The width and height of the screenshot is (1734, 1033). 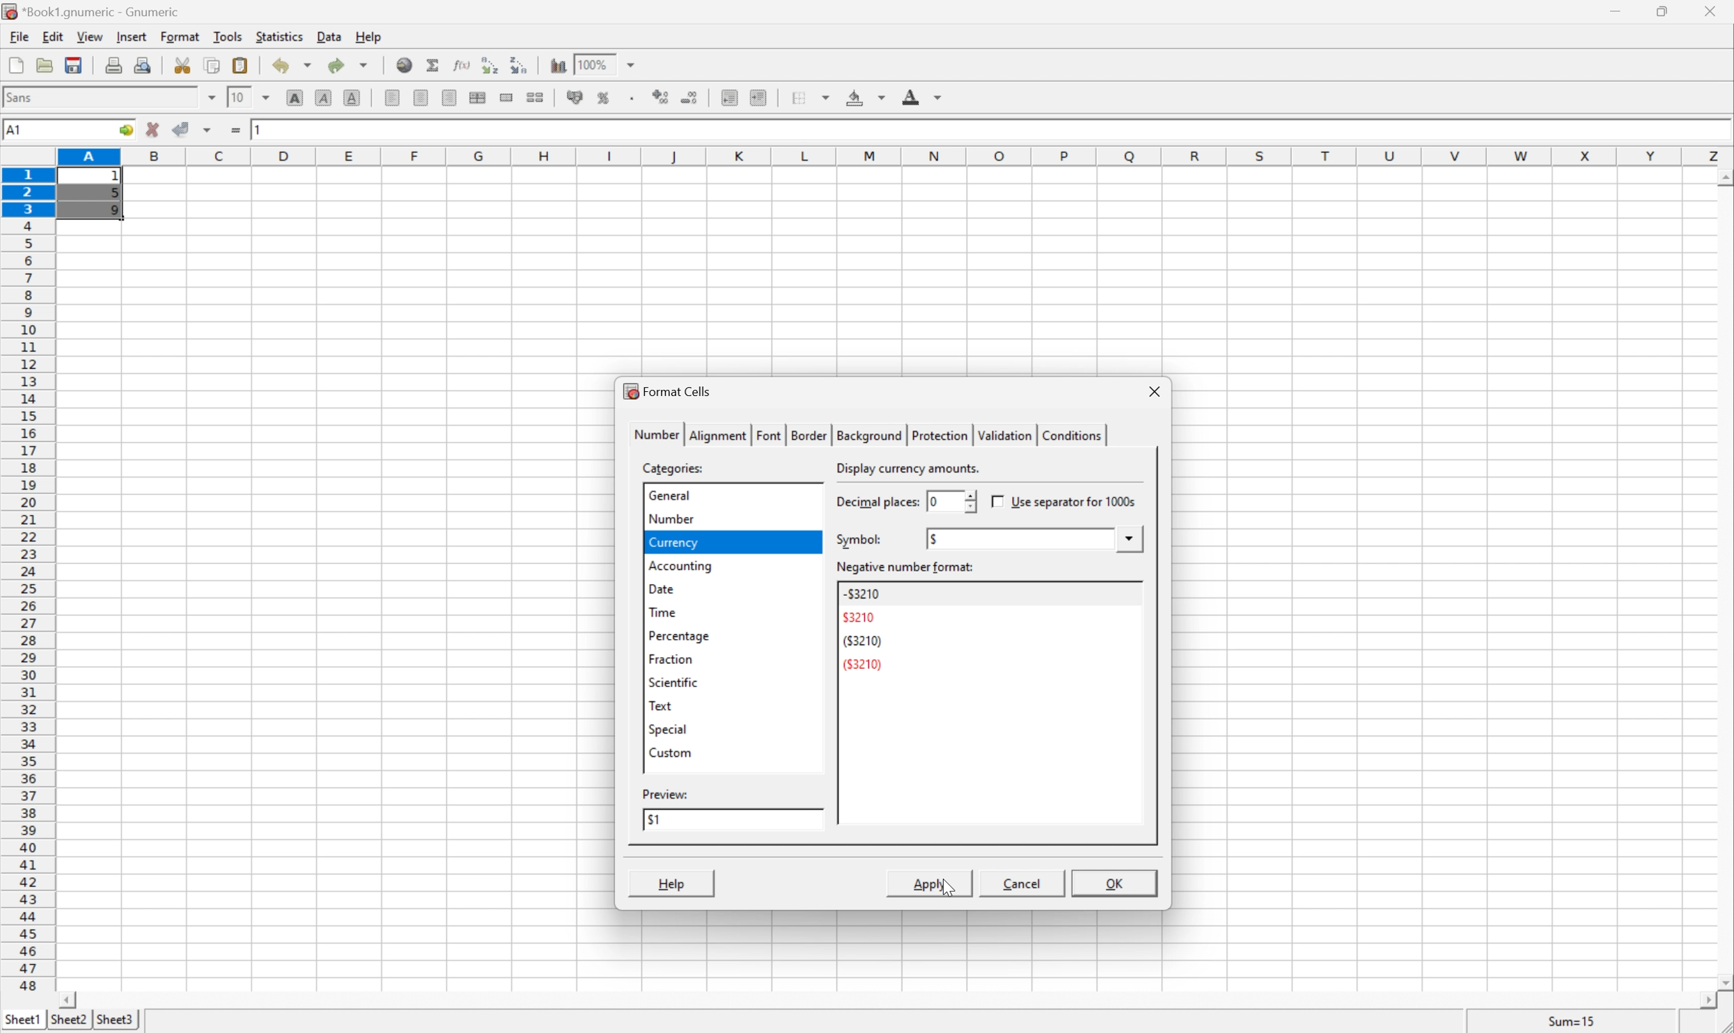 What do you see at coordinates (237, 96) in the screenshot?
I see `10` at bounding box center [237, 96].